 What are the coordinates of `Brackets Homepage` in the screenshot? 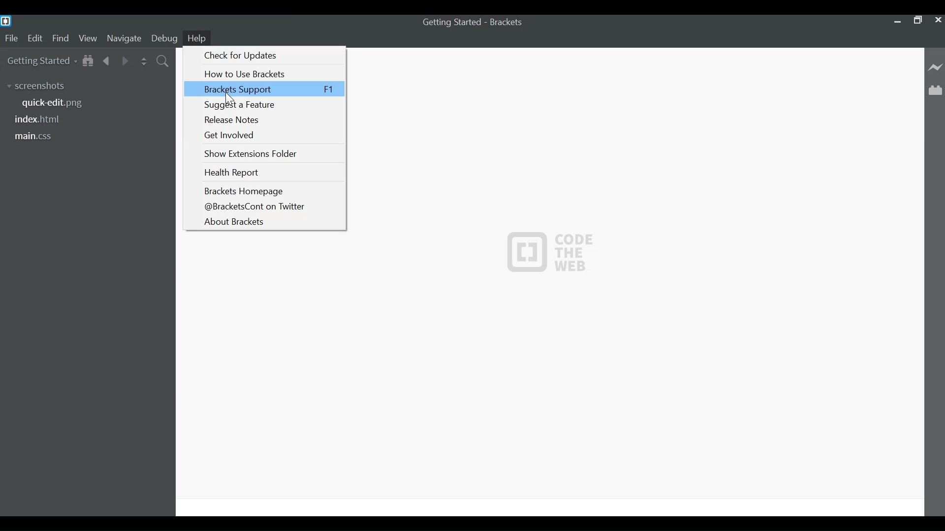 It's located at (269, 191).